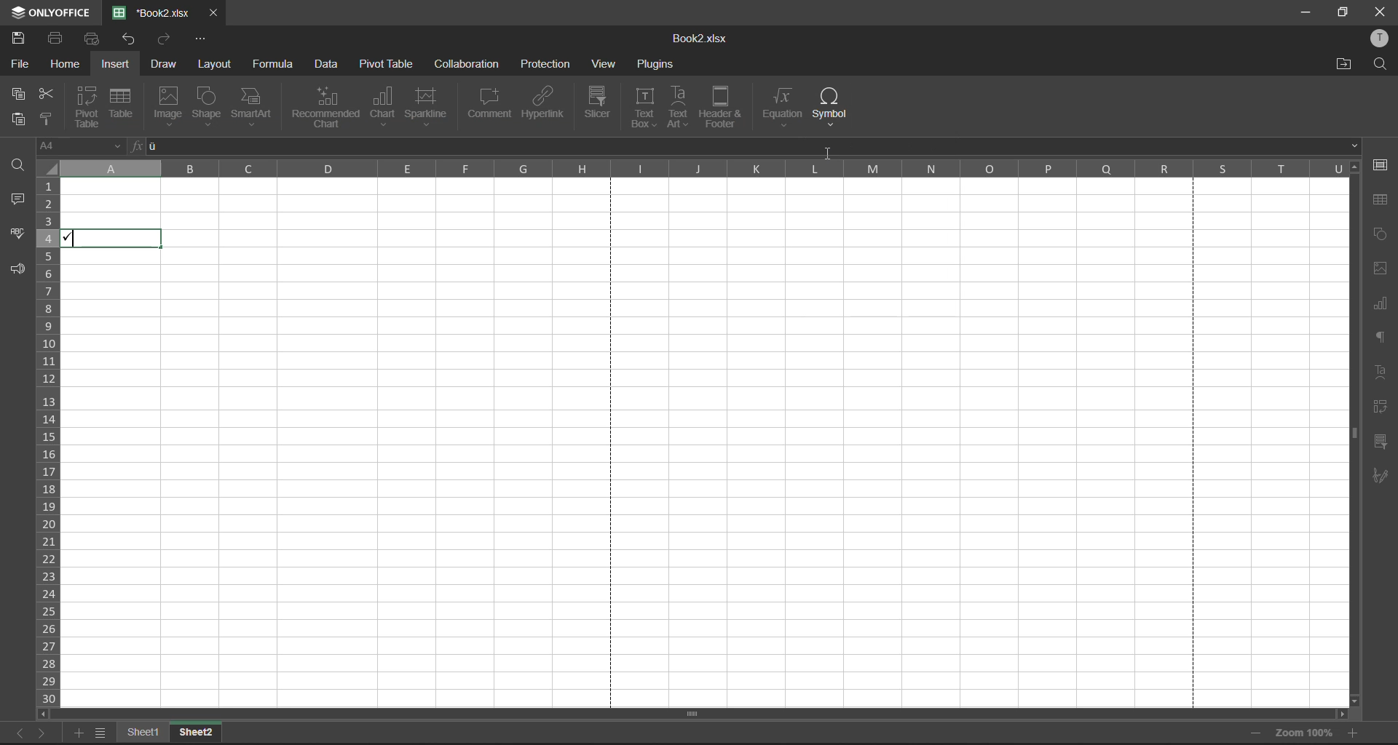 The image size is (1398, 745). What do you see at coordinates (695, 39) in the screenshot?
I see `Book2.xlsx` at bounding box center [695, 39].